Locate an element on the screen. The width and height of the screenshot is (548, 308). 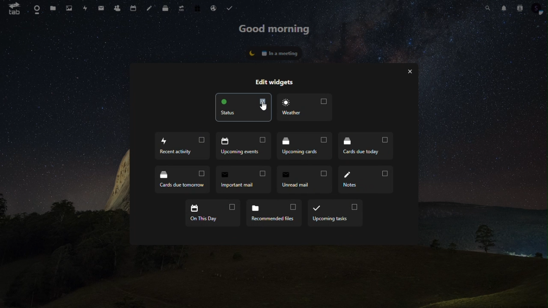
notes is located at coordinates (365, 180).